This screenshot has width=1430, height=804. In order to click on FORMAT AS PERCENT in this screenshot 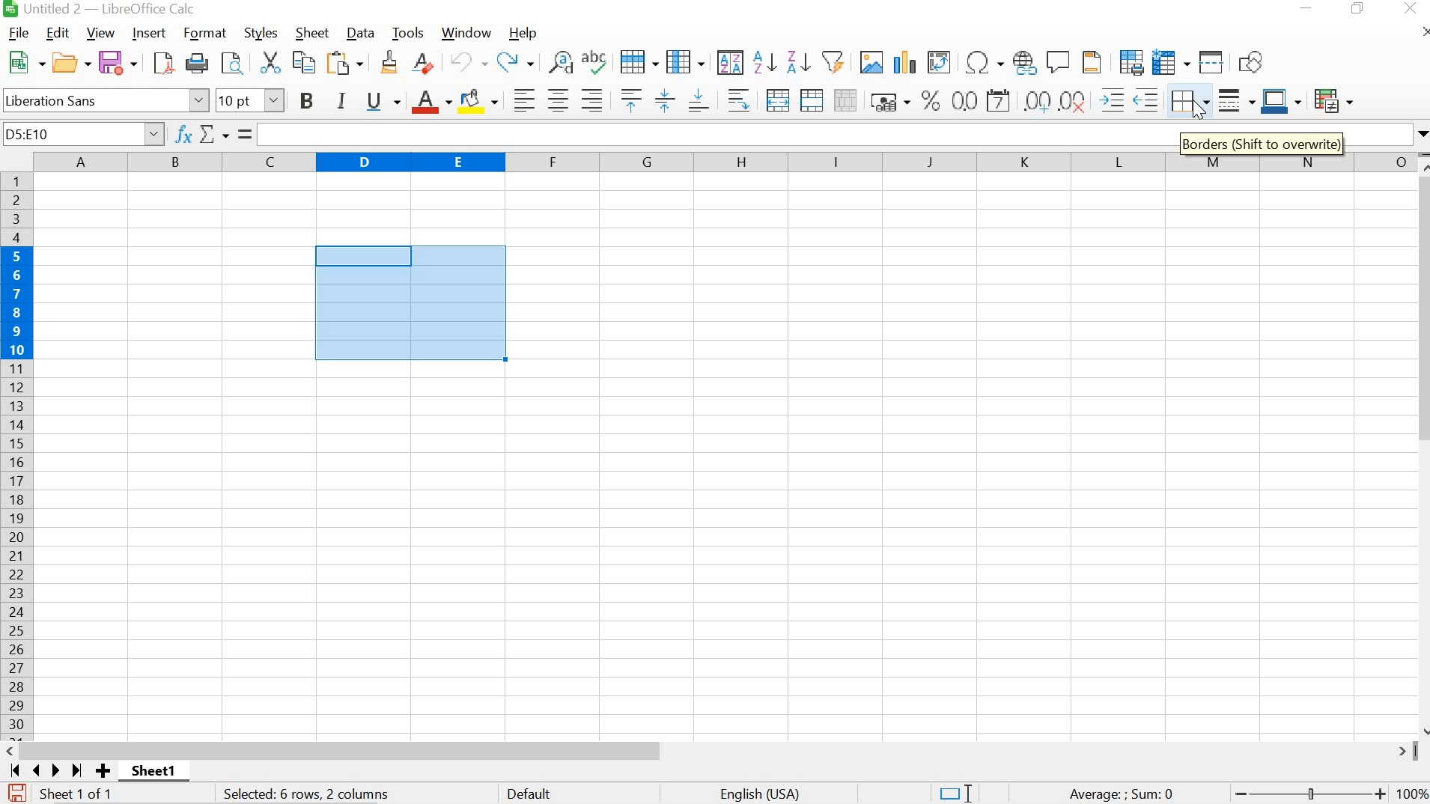, I will do `click(930, 101)`.